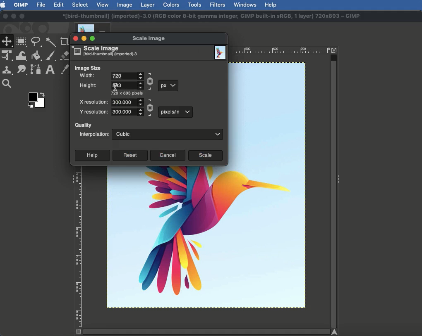 Image resolution: width=422 pixels, height=336 pixels. Describe the element at coordinates (58, 5) in the screenshot. I see `Edit` at that location.